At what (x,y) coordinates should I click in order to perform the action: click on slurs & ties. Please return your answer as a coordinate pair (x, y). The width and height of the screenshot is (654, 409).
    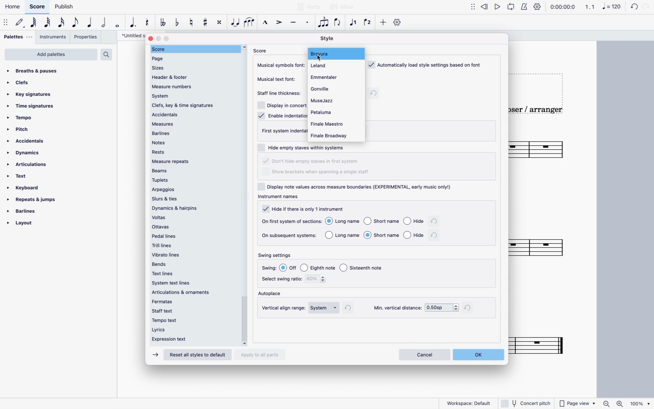
    Looking at the image, I should click on (193, 198).